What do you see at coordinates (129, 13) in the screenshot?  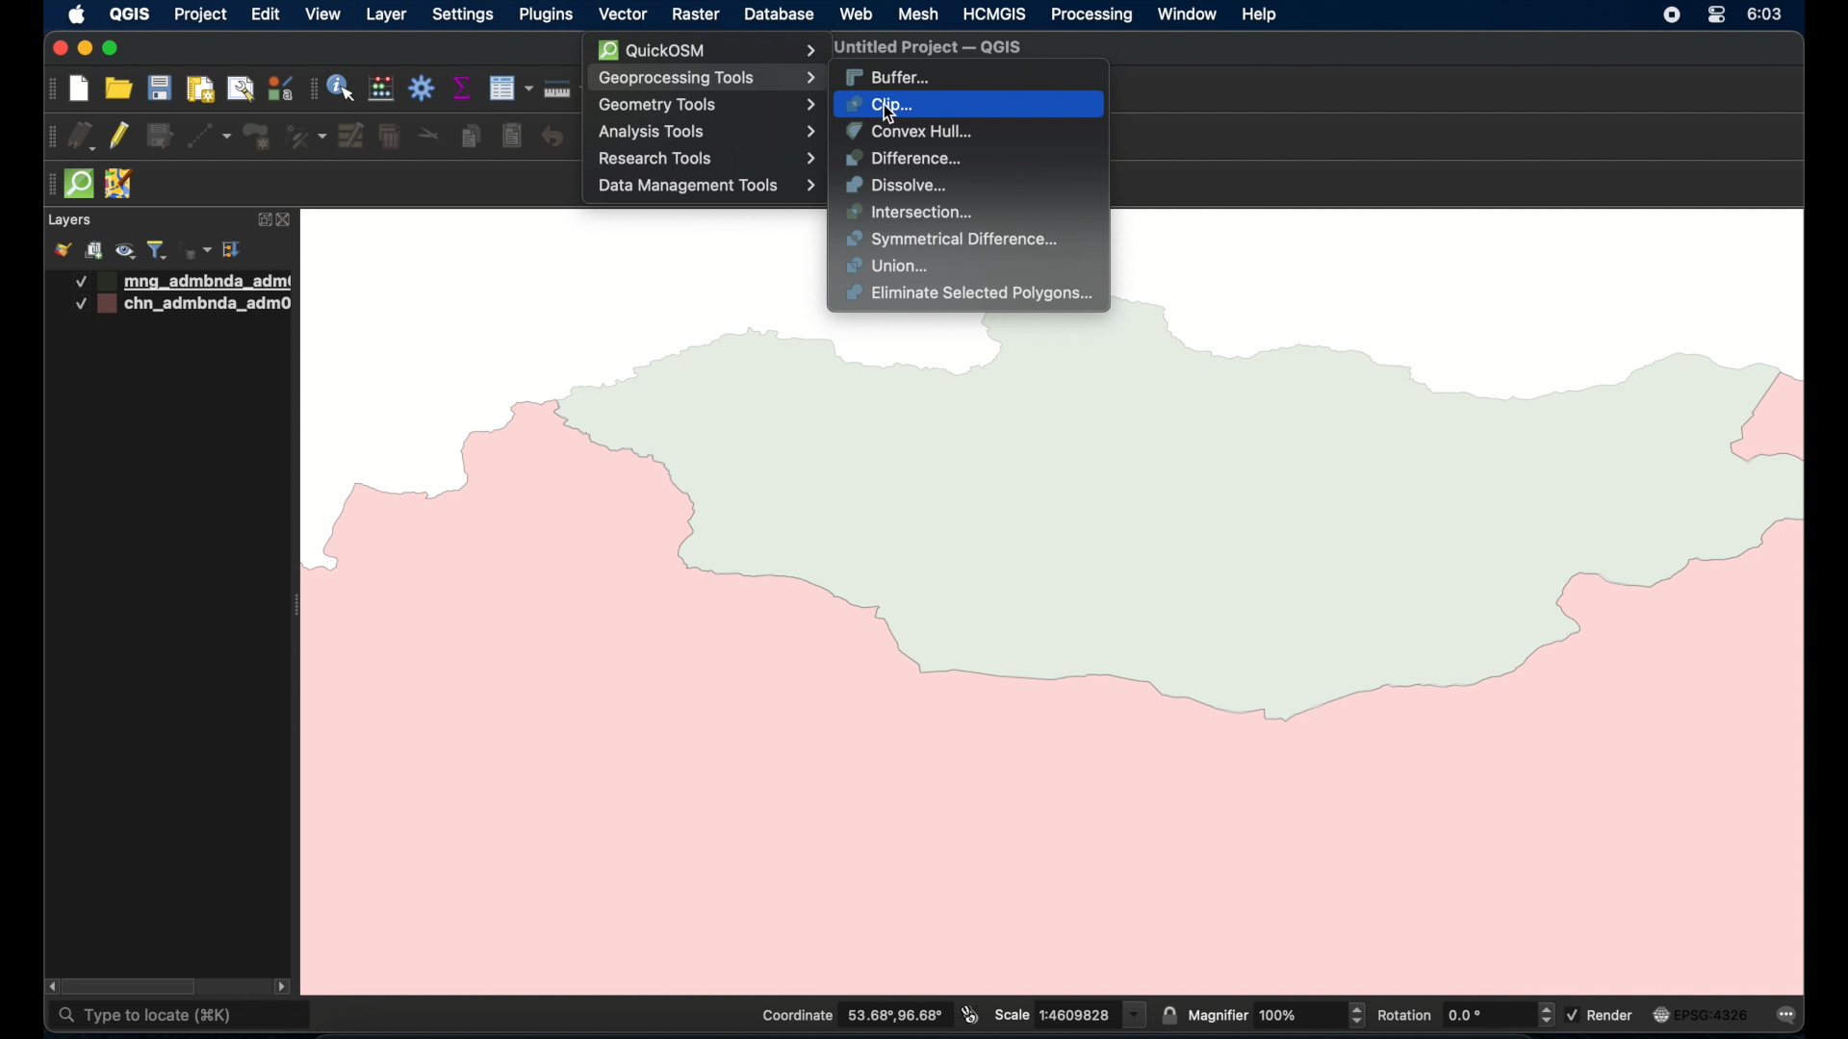 I see `QGIS` at bounding box center [129, 13].